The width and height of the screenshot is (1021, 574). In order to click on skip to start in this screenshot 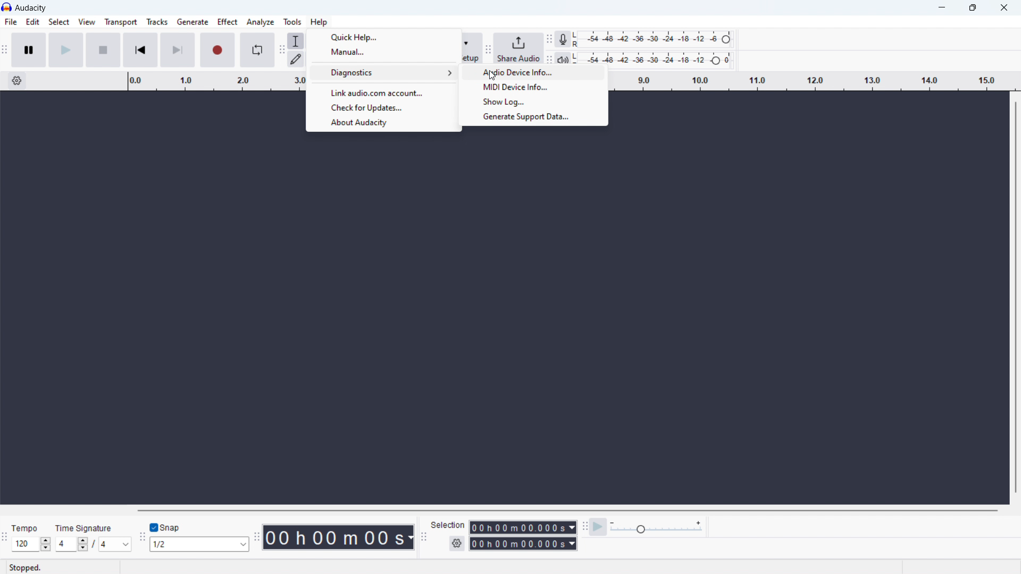, I will do `click(140, 50)`.